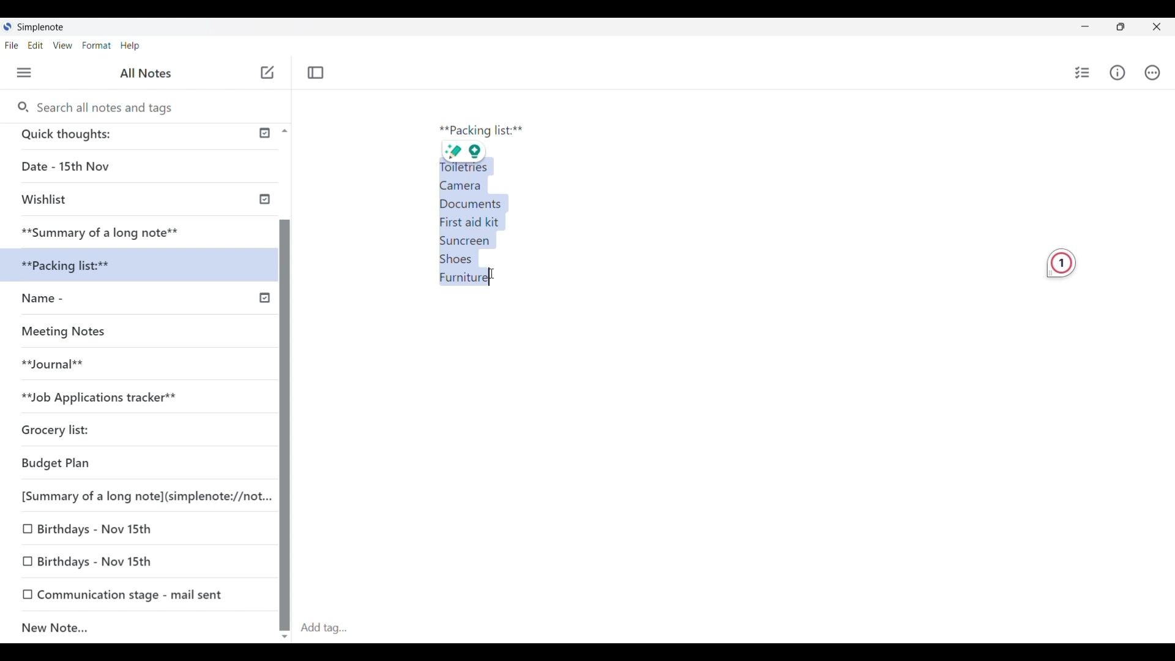  What do you see at coordinates (69, 300) in the screenshot?
I see `Name -` at bounding box center [69, 300].